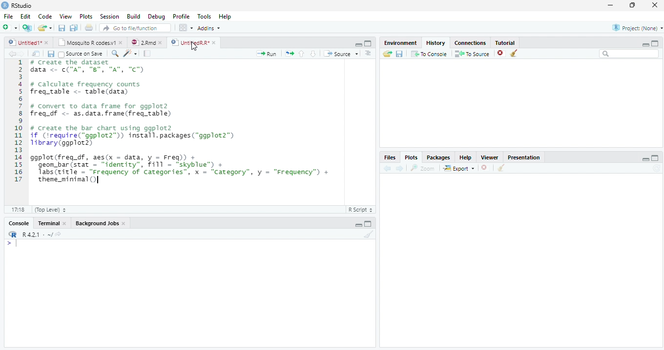  What do you see at coordinates (90, 44) in the screenshot?
I see `Mosquito R codes1` at bounding box center [90, 44].